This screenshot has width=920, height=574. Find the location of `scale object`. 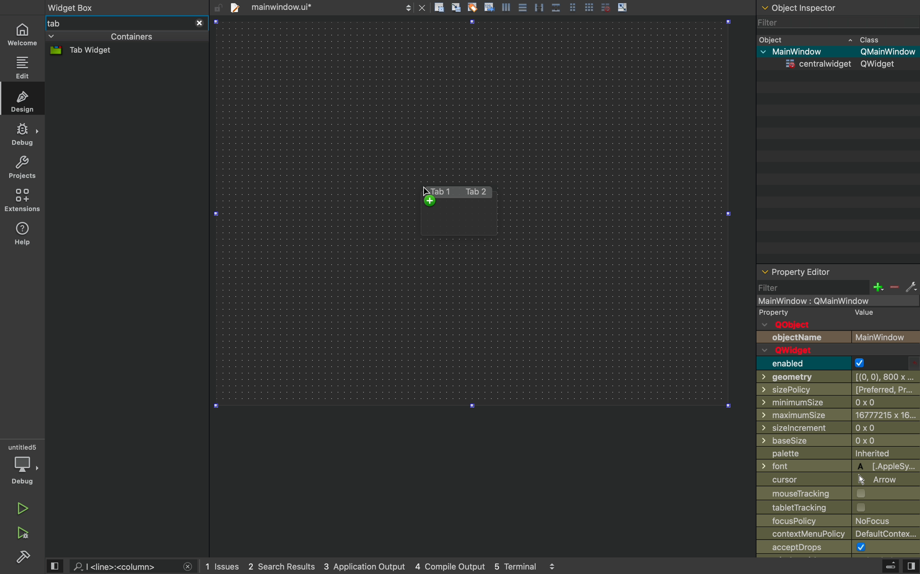

scale object is located at coordinates (622, 7).